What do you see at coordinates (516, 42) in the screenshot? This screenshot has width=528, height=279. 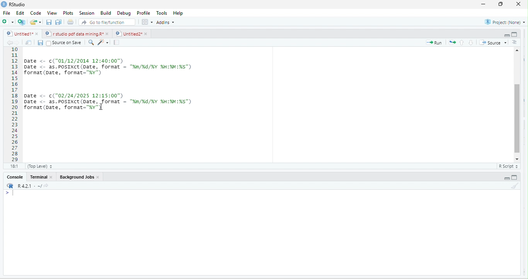 I see `show document outline` at bounding box center [516, 42].